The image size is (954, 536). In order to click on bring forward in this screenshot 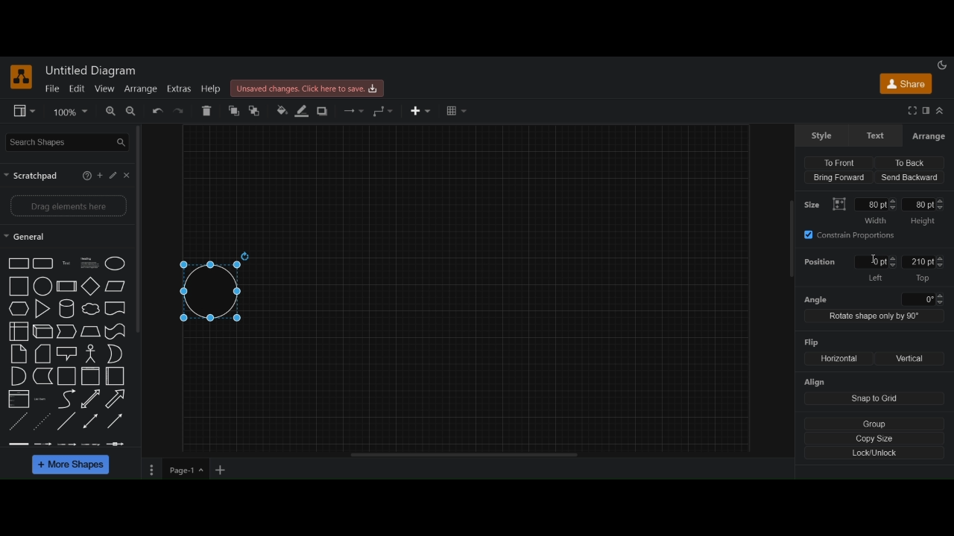, I will do `click(838, 179)`.